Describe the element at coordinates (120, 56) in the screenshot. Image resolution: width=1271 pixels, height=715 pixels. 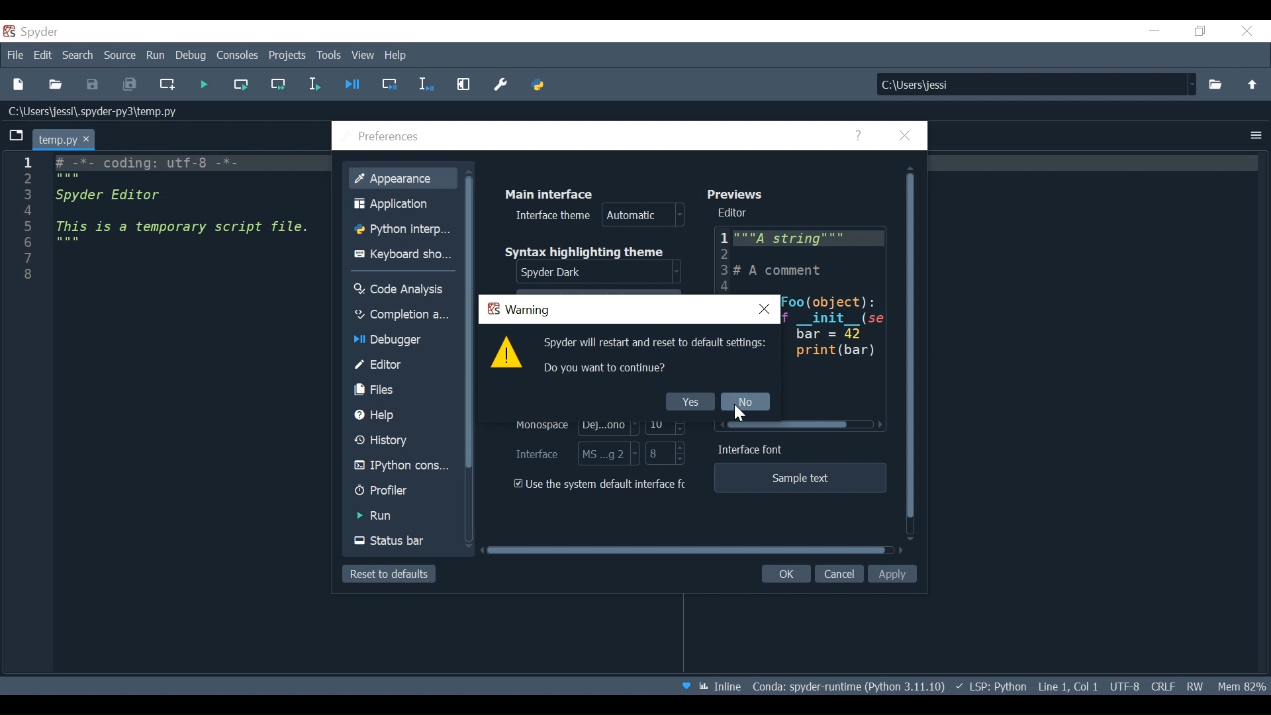
I see `Source` at that location.